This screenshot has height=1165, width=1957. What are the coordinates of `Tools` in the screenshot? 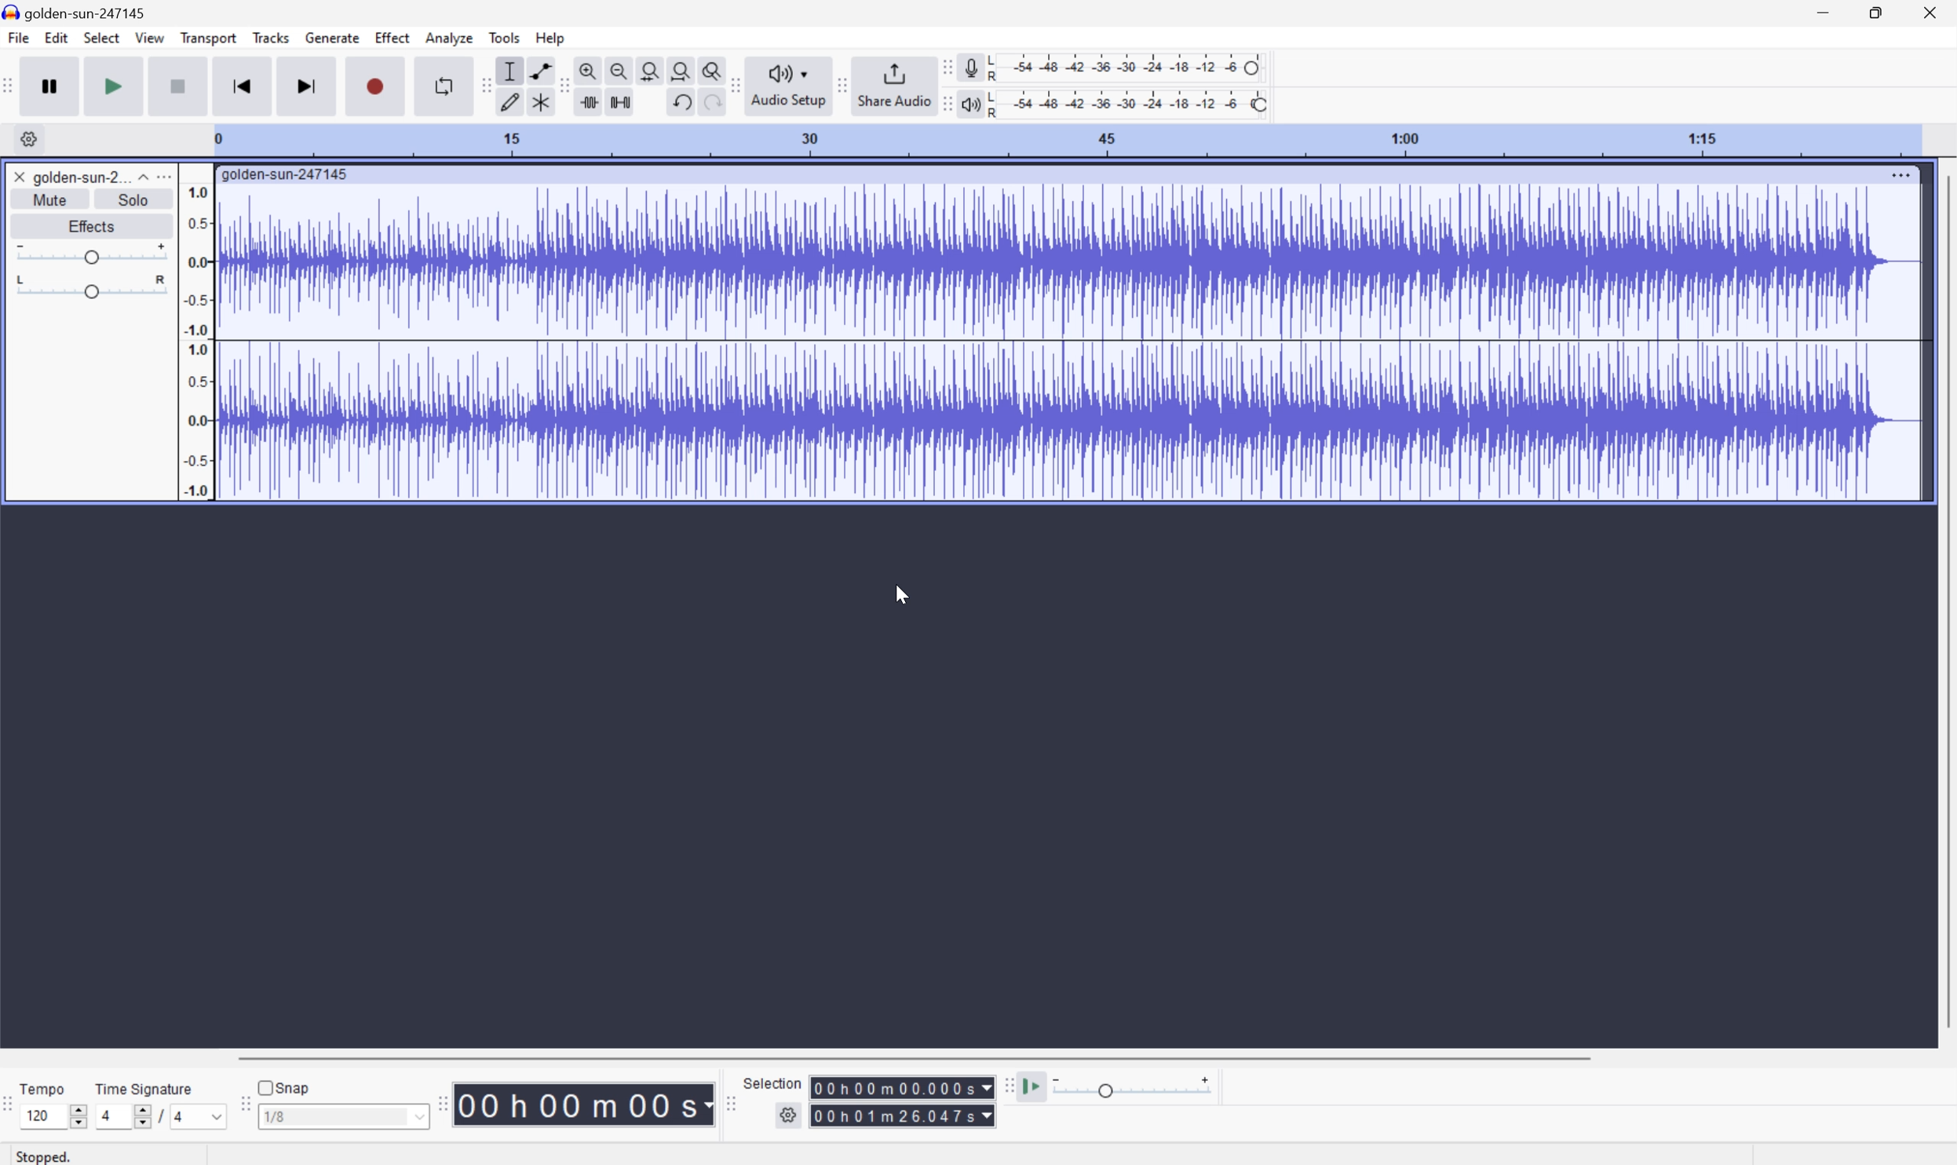 It's located at (504, 37).